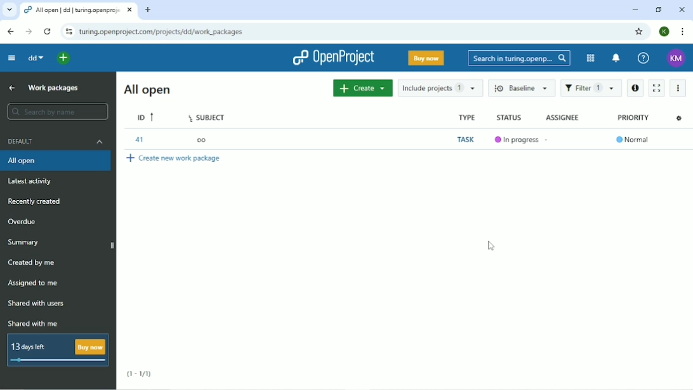  What do you see at coordinates (10, 10) in the screenshot?
I see `Search tabs` at bounding box center [10, 10].